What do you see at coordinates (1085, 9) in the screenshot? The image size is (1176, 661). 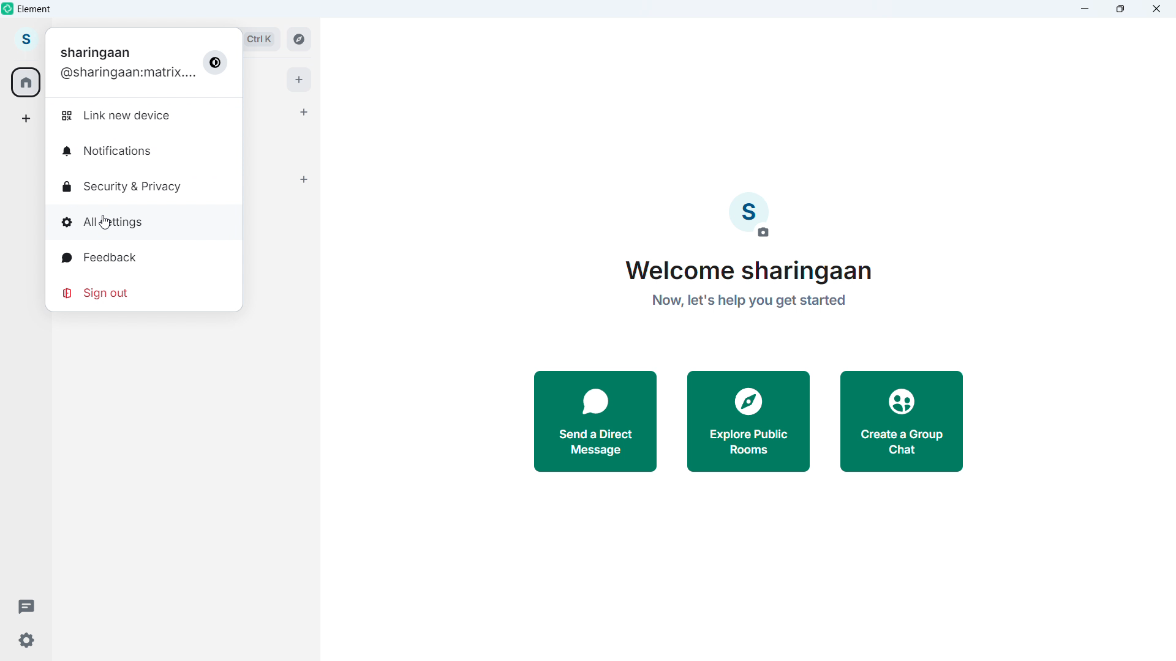 I see `minimise ` at bounding box center [1085, 9].